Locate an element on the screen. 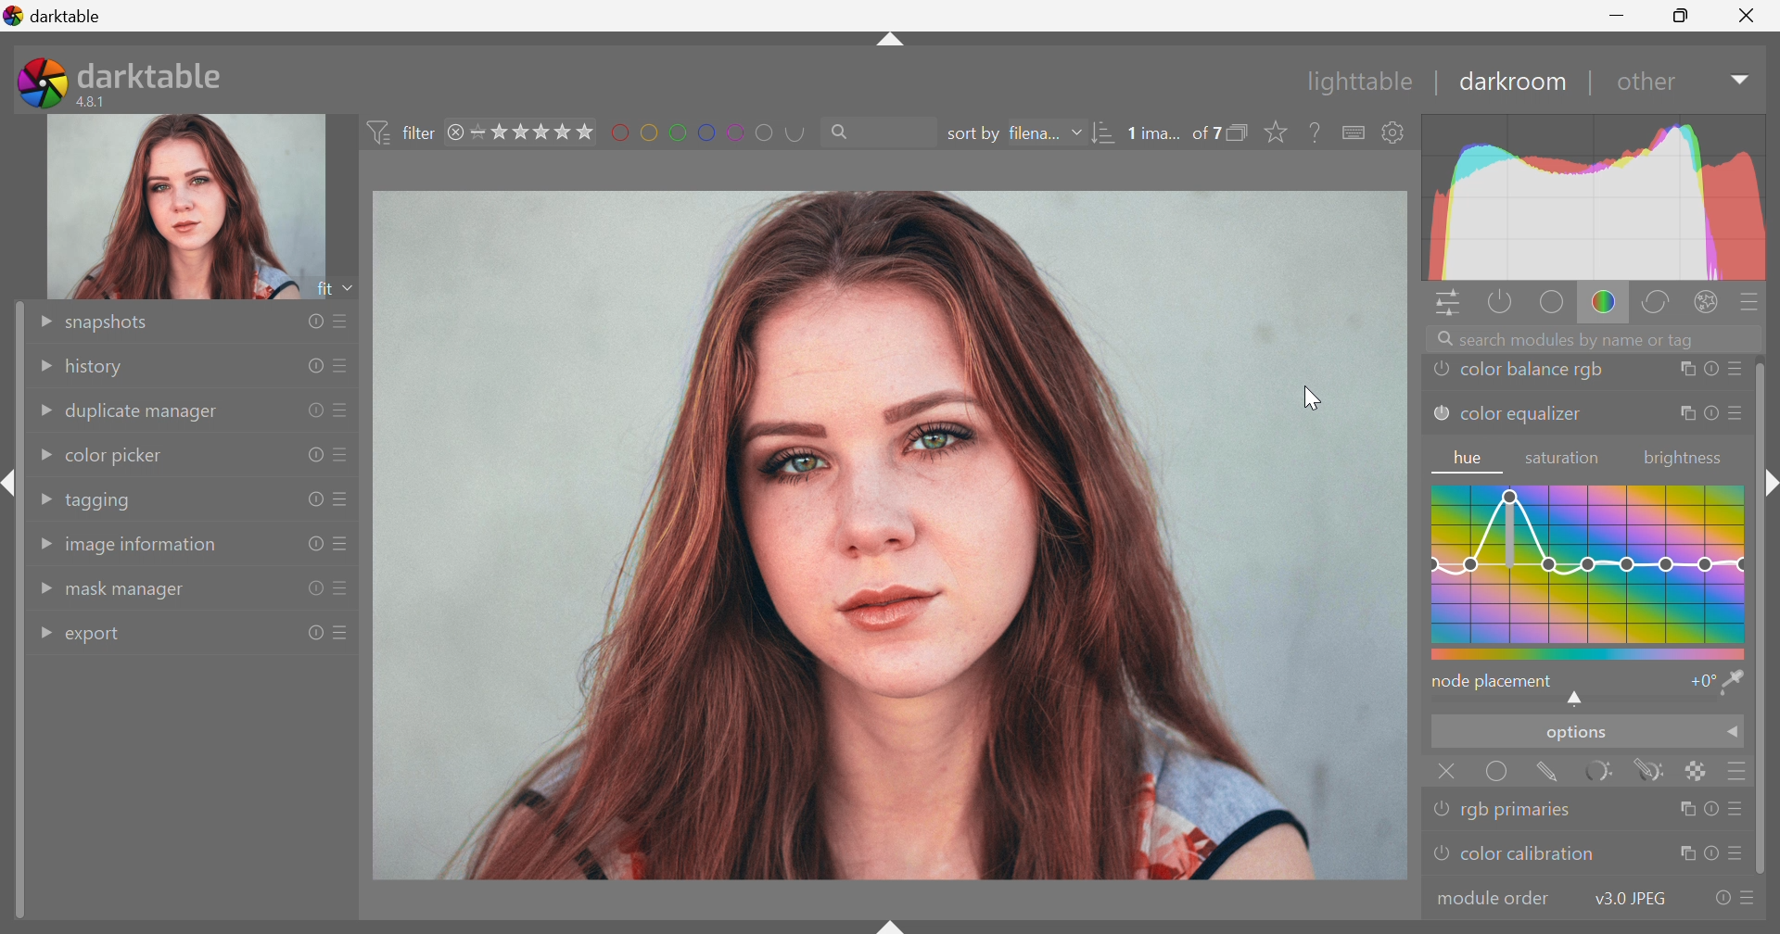 This screenshot has height=934, width=1780. 1 ima... of 7 is located at coordinates (1175, 133).